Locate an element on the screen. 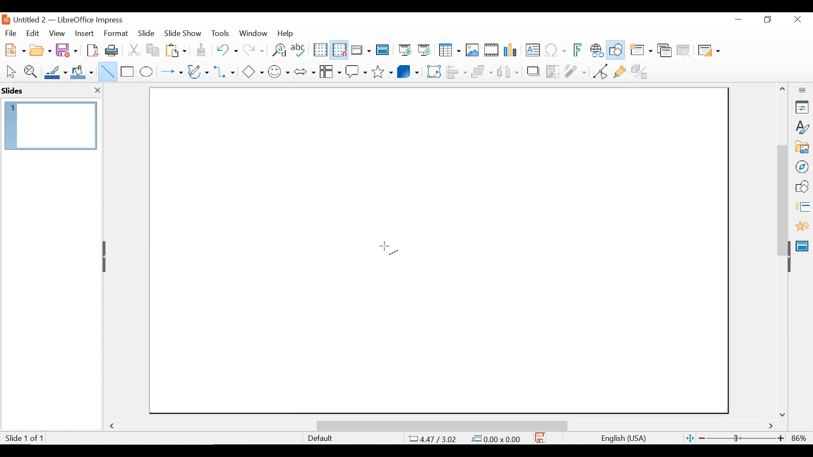 The height and width of the screenshot is (457, 813). Select is located at coordinates (9, 71).